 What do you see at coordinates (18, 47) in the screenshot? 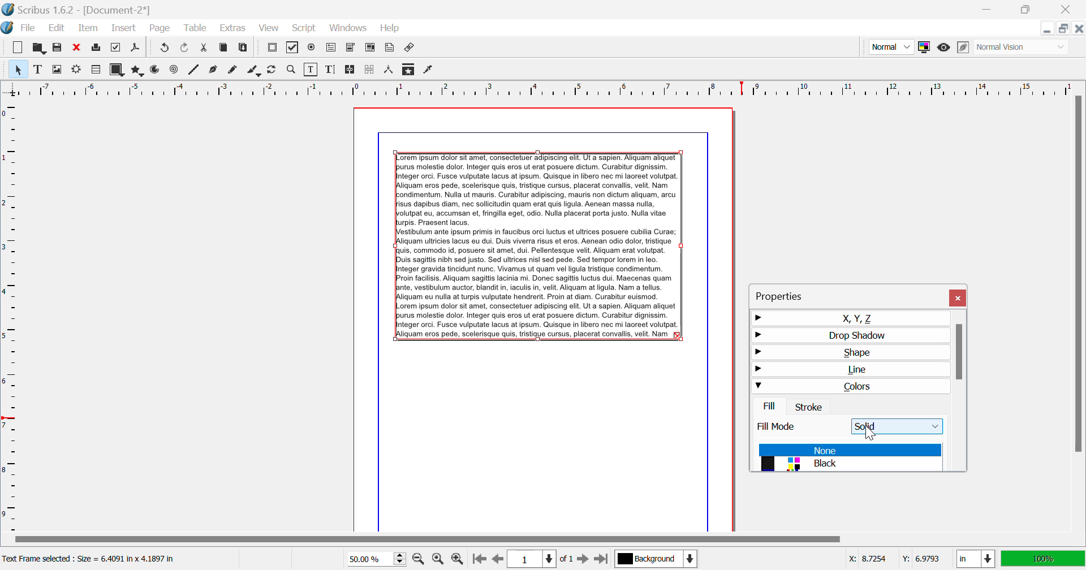
I see `New` at bounding box center [18, 47].